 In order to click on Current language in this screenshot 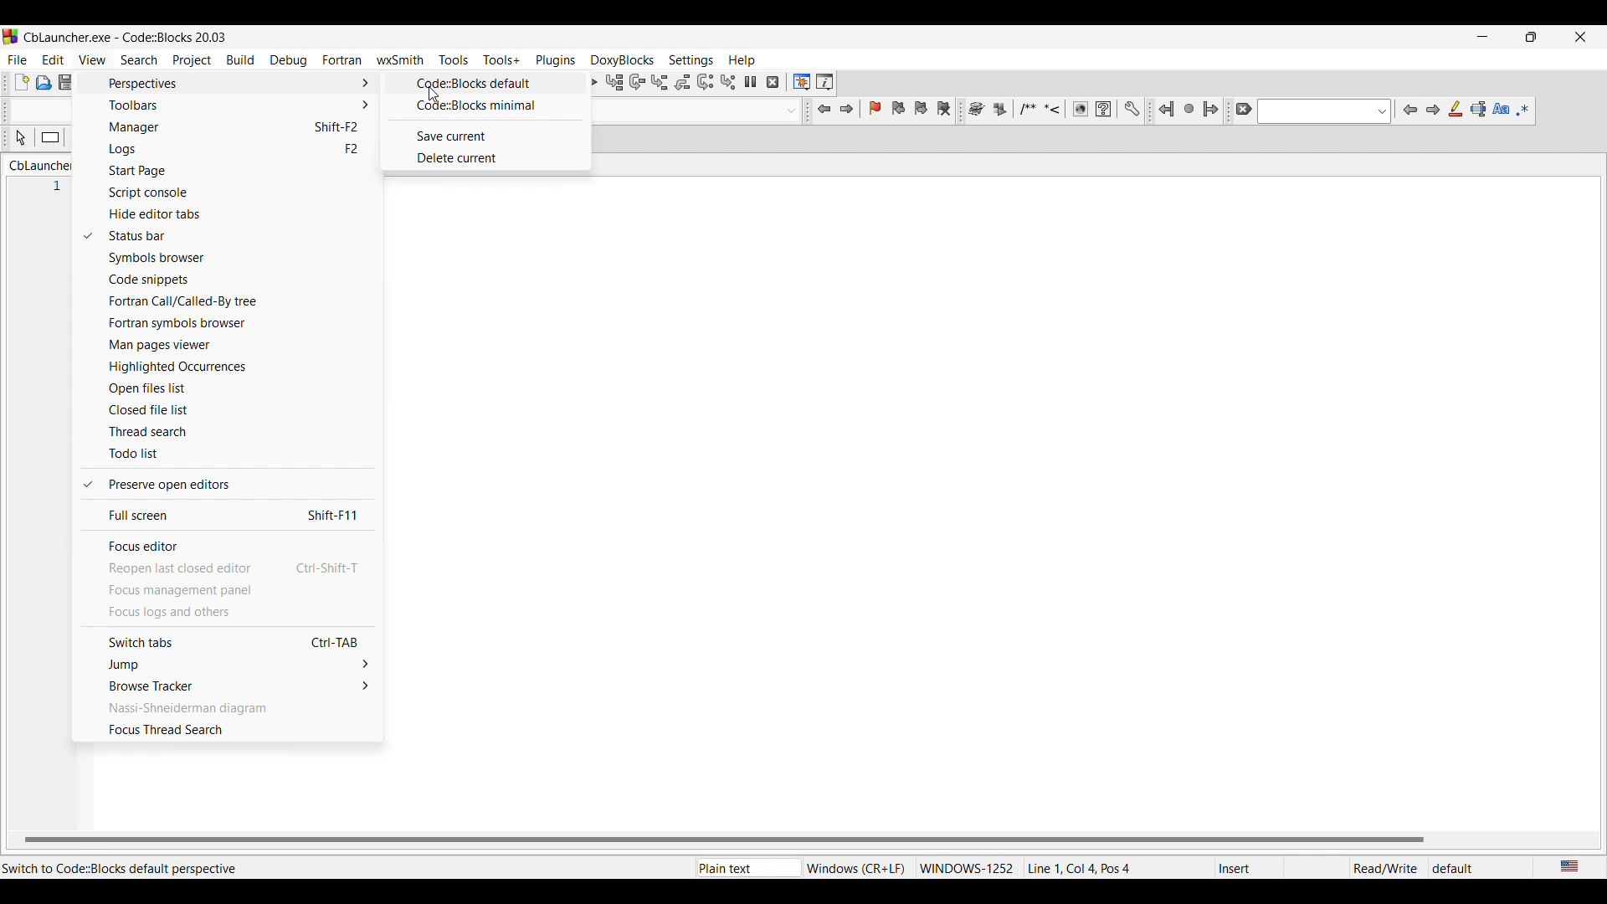, I will do `click(1571, 867)`.